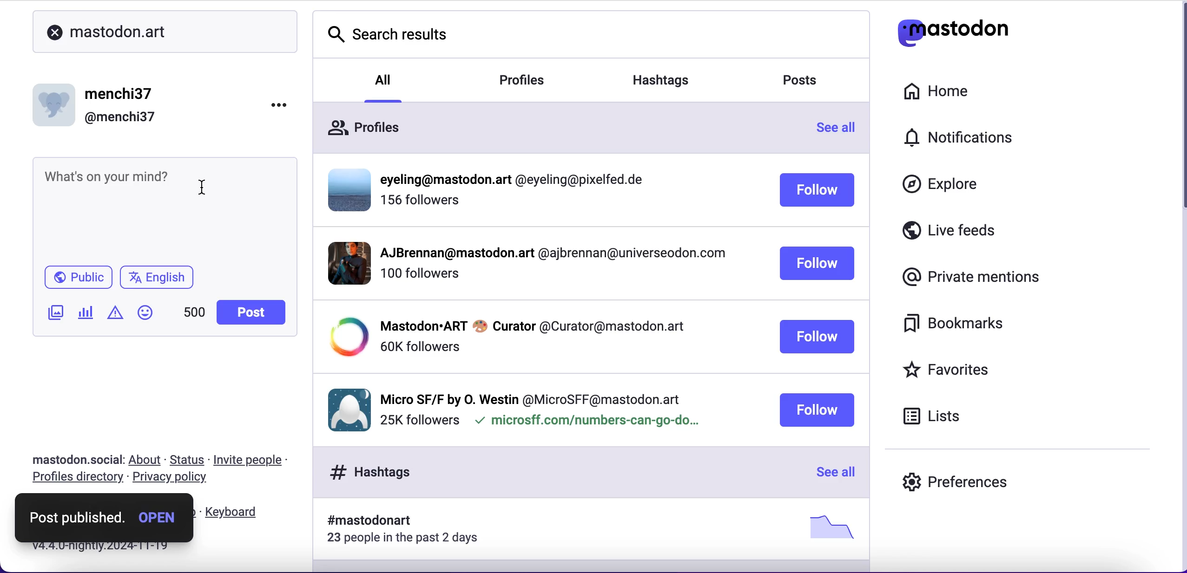 The height and width of the screenshot is (573, 1187). I want to click on keyboard, so click(233, 512).